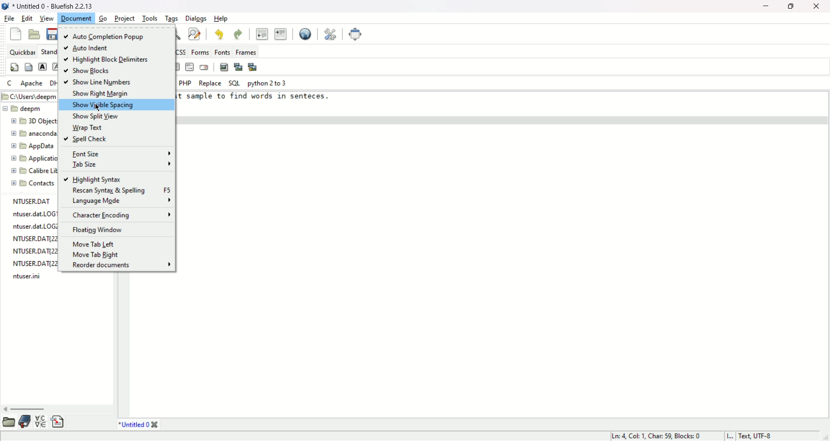  Describe the element at coordinates (195, 36) in the screenshot. I see `find and replace` at that location.